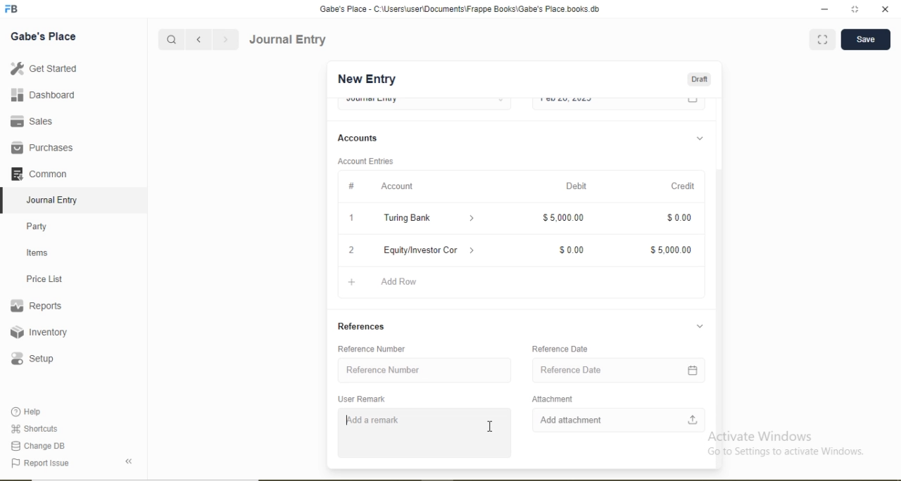 The height and width of the screenshot is (481, 901). Describe the element at coordinates (352, 282) in the screenshot. I see `Add` at that location.